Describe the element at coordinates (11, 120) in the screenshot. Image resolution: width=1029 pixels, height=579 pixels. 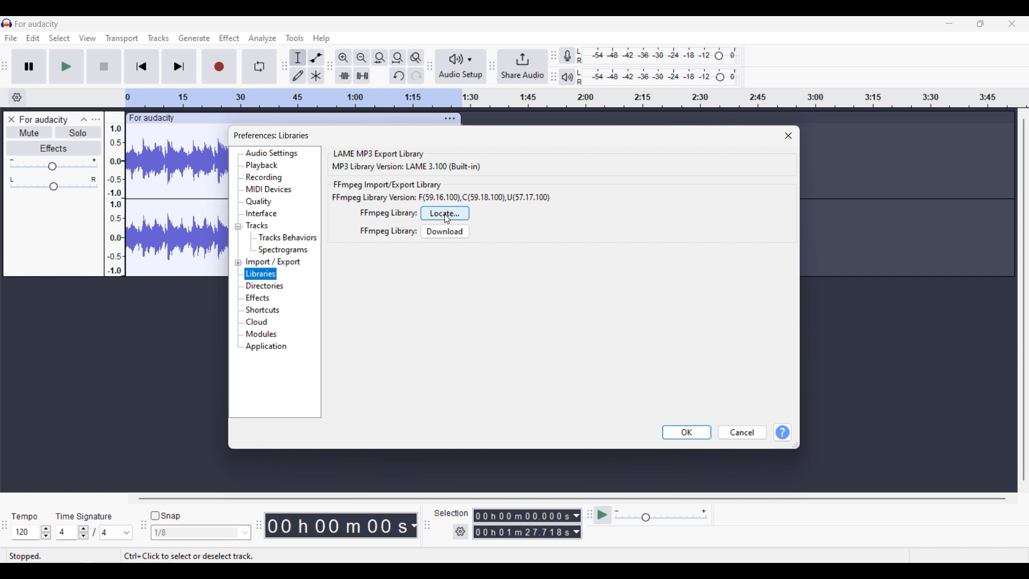
I see `Close track` at that location.